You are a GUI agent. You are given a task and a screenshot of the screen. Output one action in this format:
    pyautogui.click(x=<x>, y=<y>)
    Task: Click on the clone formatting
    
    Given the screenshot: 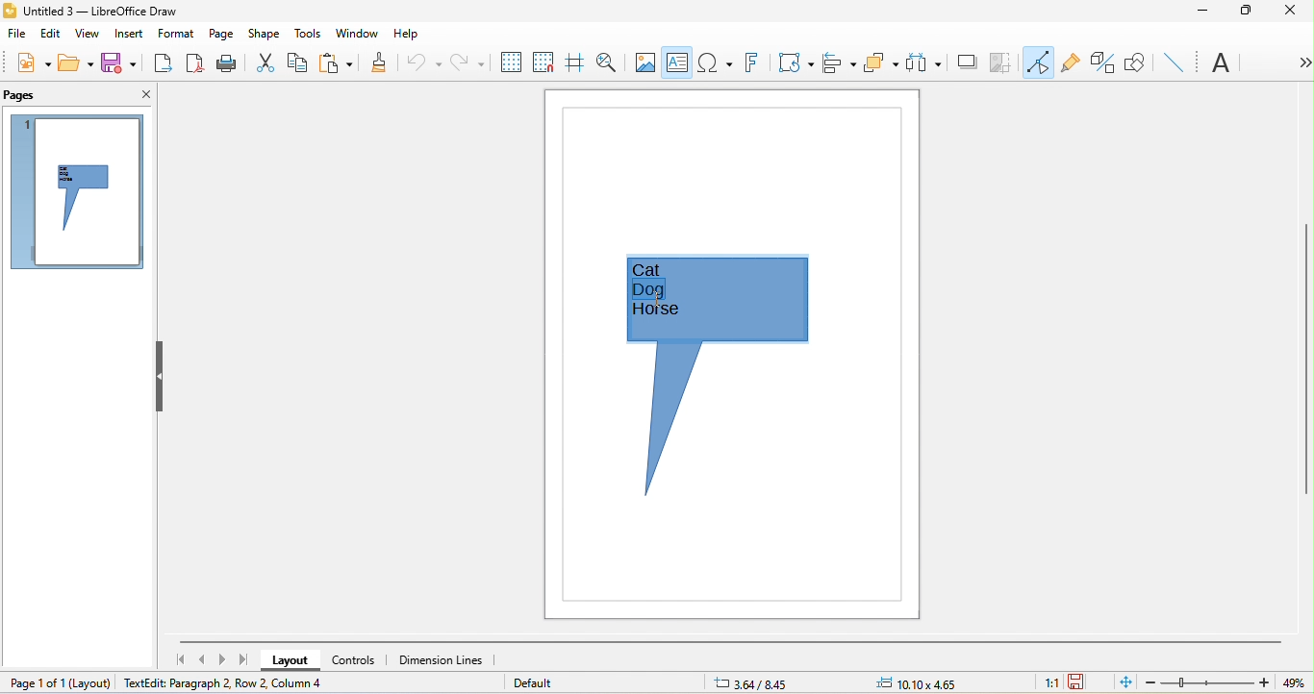 What is the action you would take?
    pyautogui.click(x=374, y=64)
    